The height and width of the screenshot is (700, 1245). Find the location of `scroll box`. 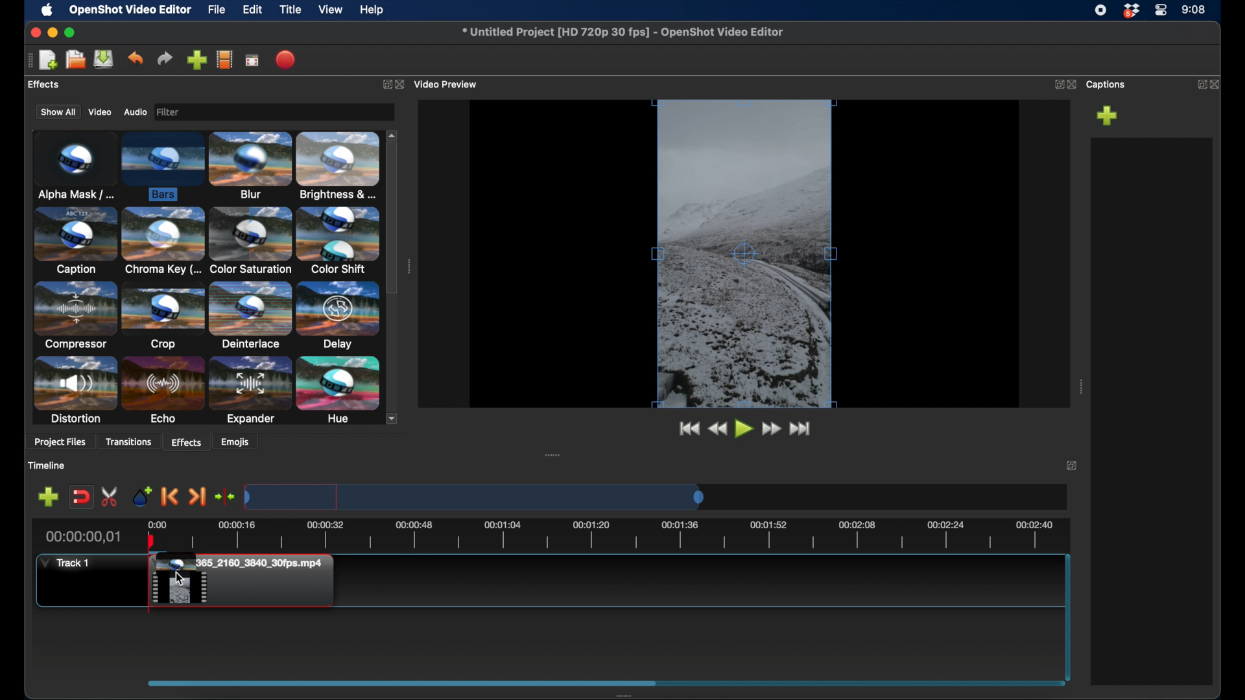

scroll box is located at coordinates (401, 683).